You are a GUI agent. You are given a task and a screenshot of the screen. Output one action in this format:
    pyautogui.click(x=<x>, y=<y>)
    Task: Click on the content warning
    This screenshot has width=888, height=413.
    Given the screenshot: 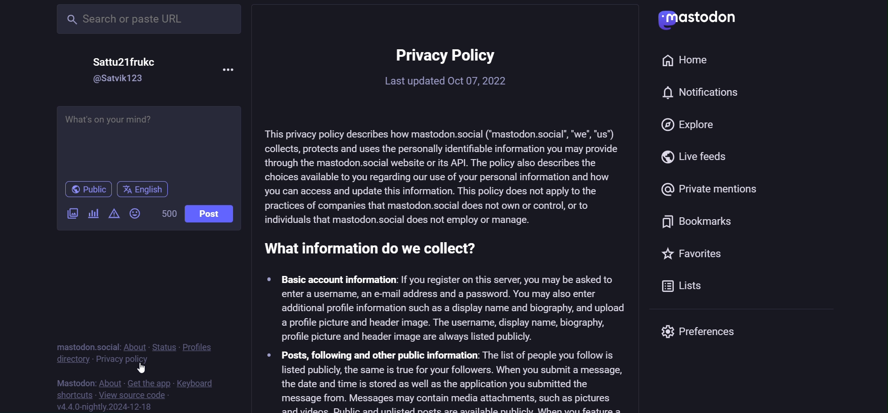 What is the action you would take?
    pyautogui.click(x=114, y=213)
    